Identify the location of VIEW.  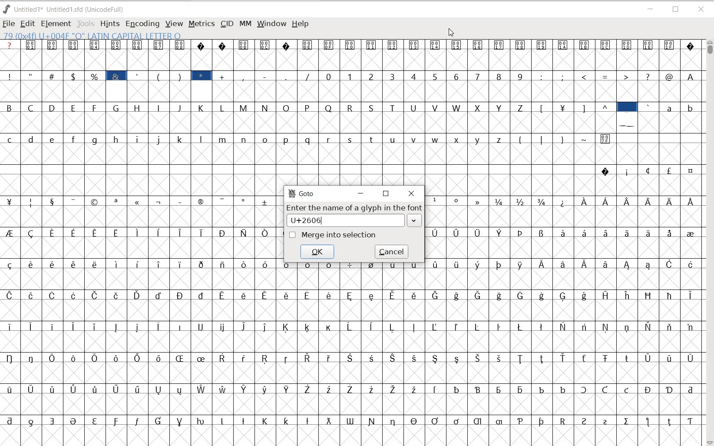
(173, 24).